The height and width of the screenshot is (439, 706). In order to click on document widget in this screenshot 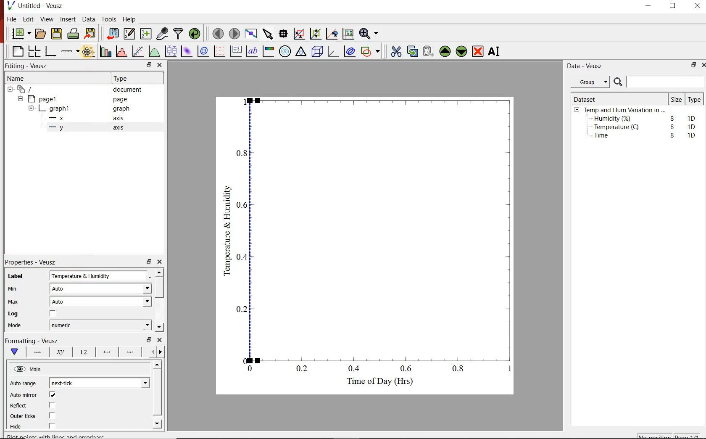, I will do `click(30, 90)`.